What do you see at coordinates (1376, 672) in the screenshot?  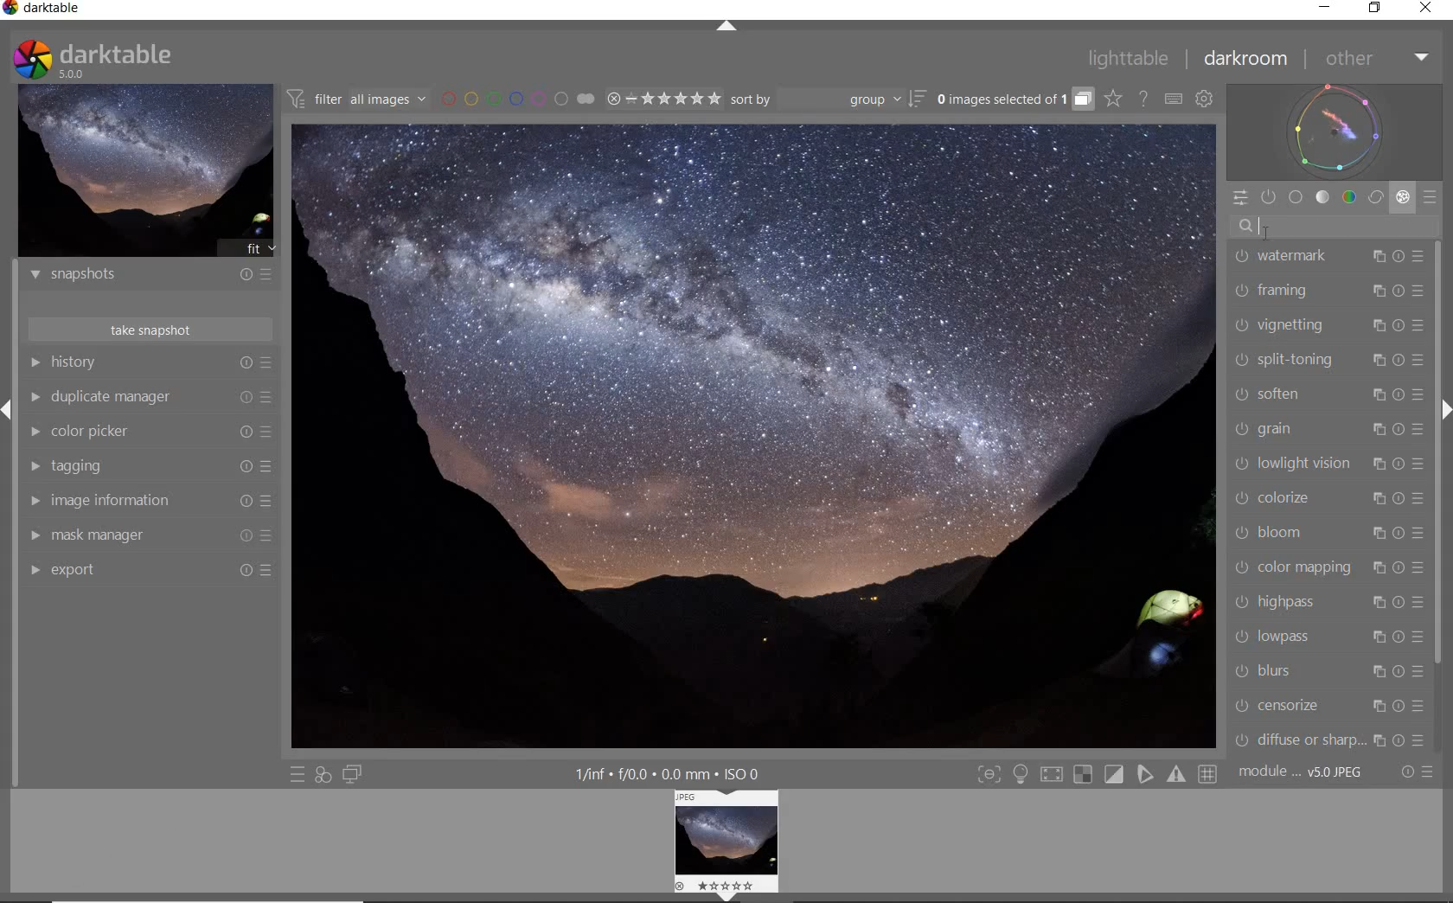 I see `multiple instance actions` at bounding box center [1376, 672].